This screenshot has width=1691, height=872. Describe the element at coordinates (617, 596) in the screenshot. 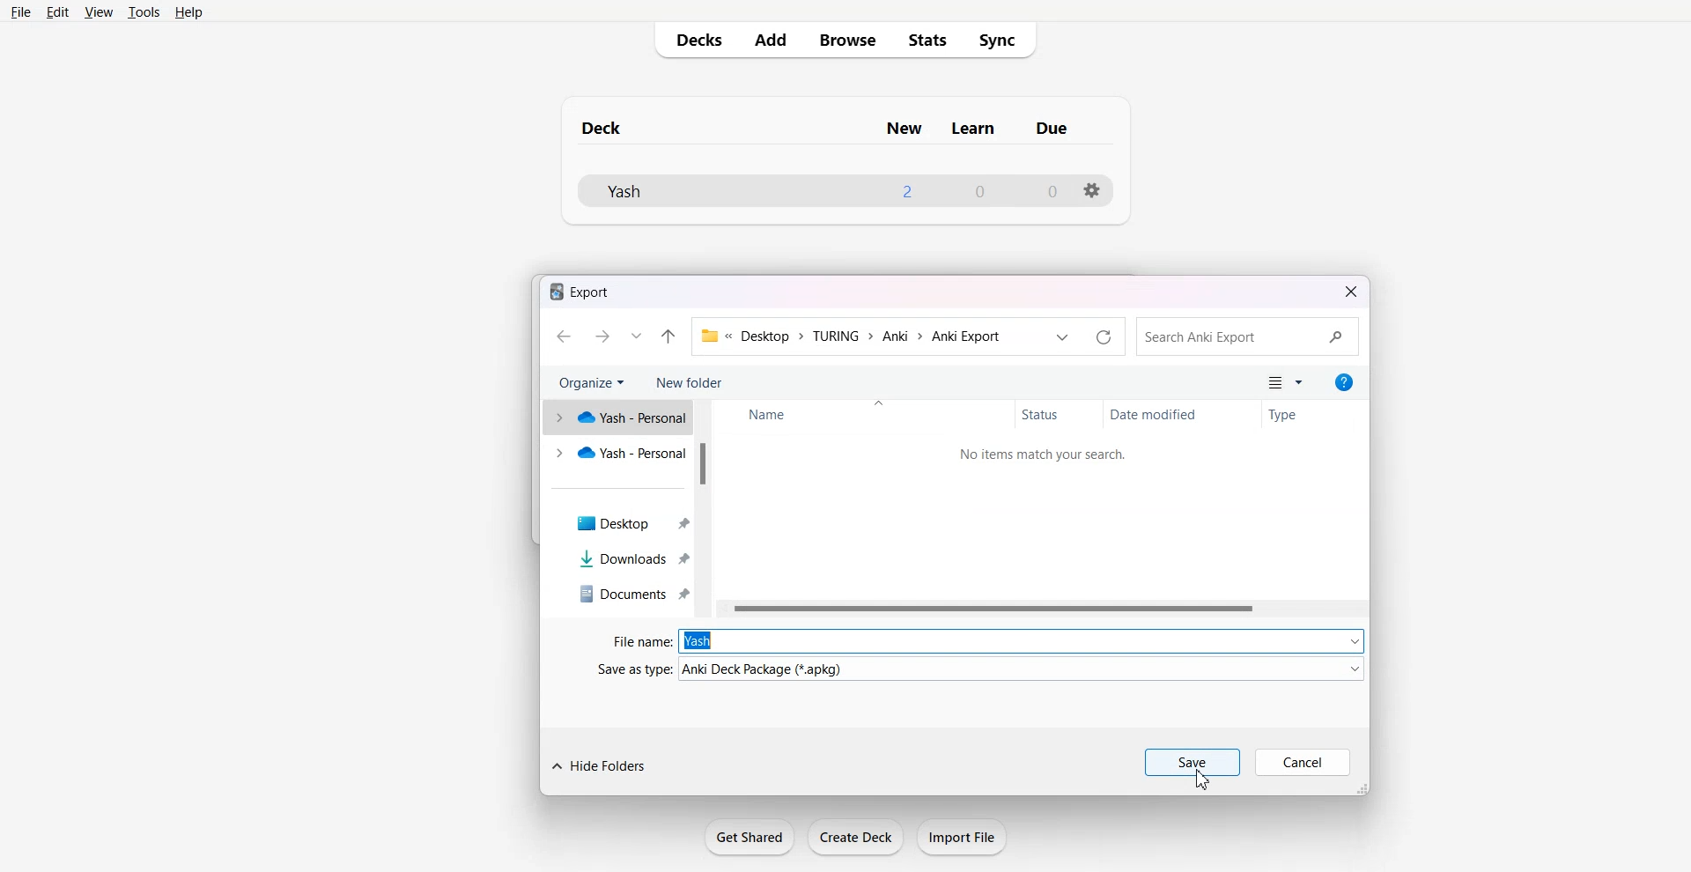

I see `Documents` at that location.